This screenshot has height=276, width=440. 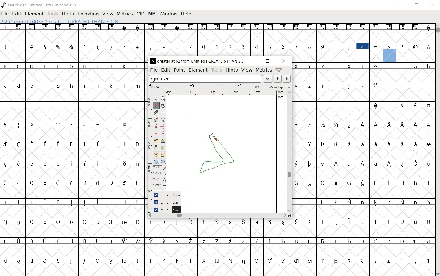 I want to click on glyphs, so click(x=72, y=148).